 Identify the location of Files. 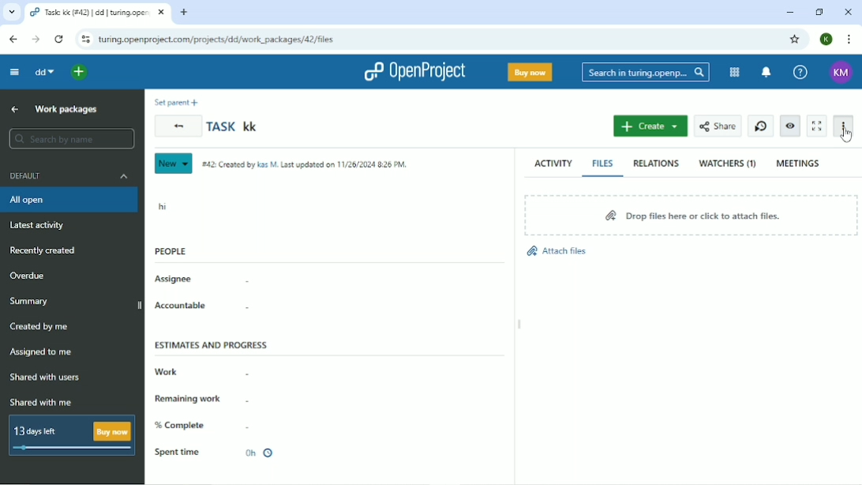
(604, 164).